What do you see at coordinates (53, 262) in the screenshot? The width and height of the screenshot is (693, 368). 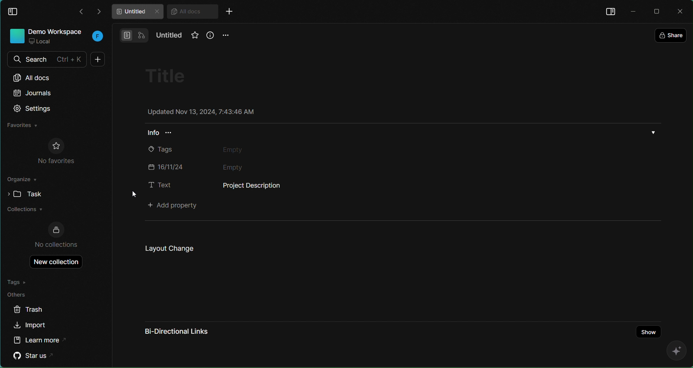 I see `new collection ` at bounding box center [53, 262].